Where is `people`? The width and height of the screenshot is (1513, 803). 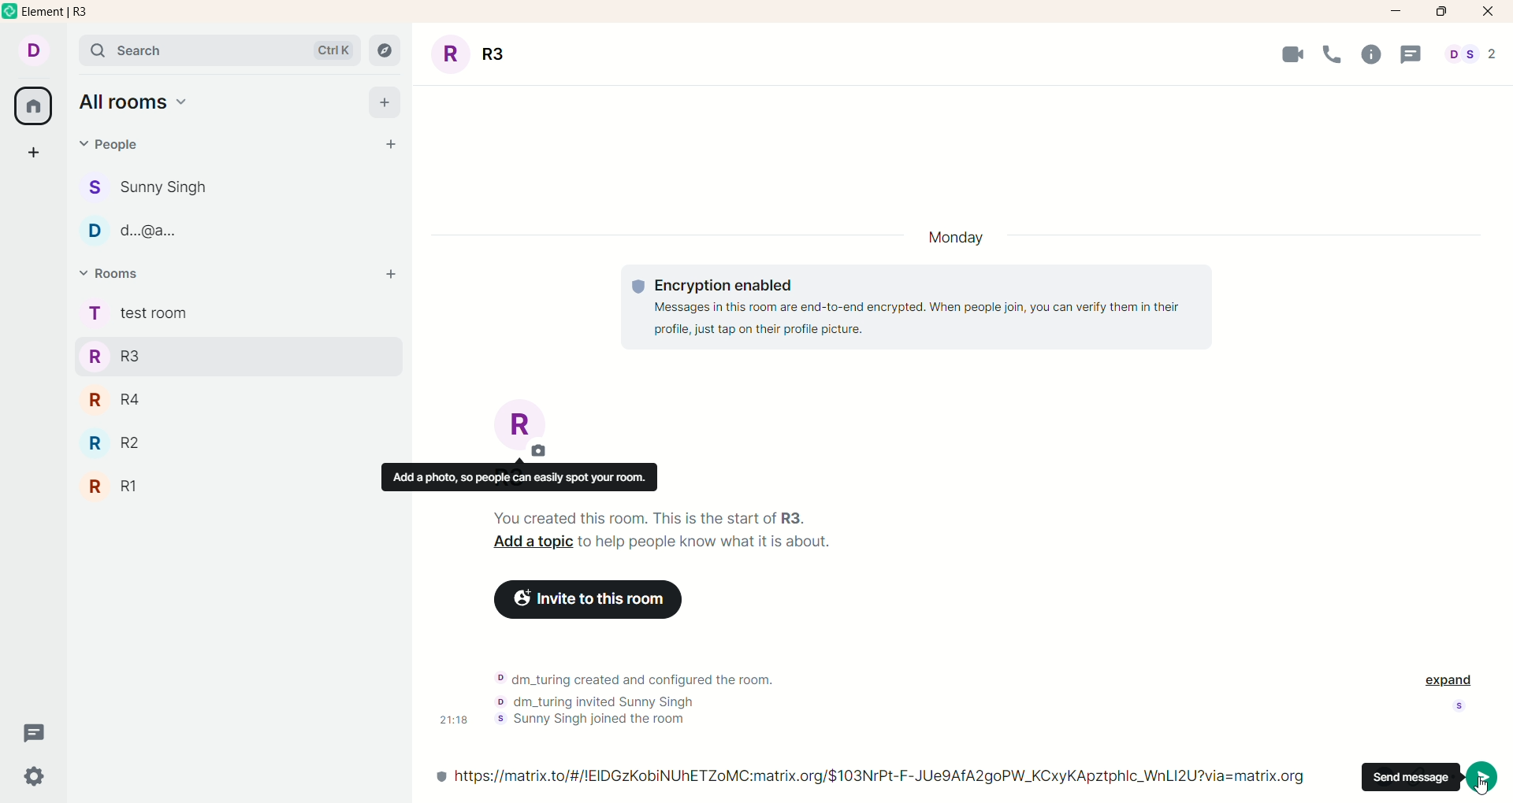 people is located at coordinates (113, 143).